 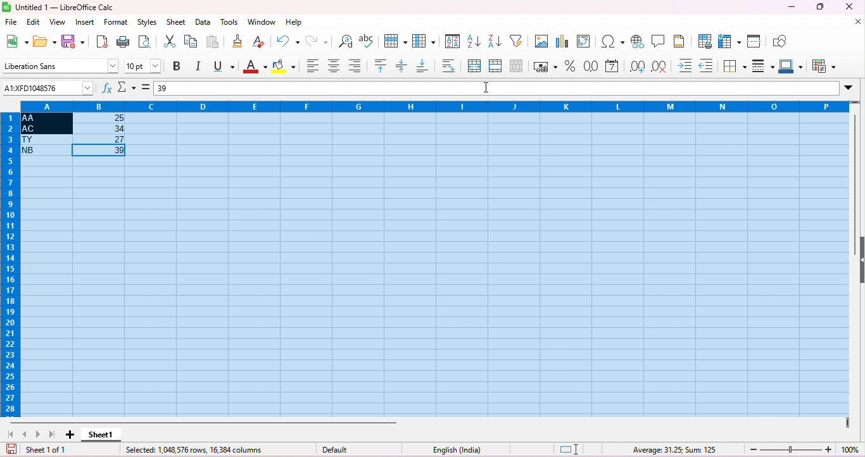 What do you see at coordinates (346, 41) in the screenshot?
I see `find and replace` at bounding box center [346, 41].